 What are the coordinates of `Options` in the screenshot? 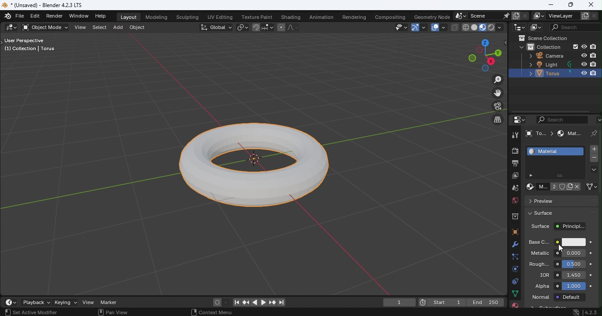 It's located at (598, 119).